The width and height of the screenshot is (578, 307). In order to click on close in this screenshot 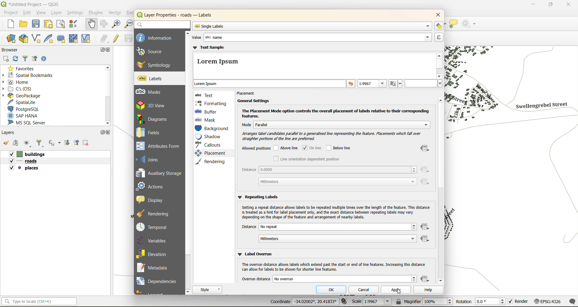, I will do `click(110, 133)`.